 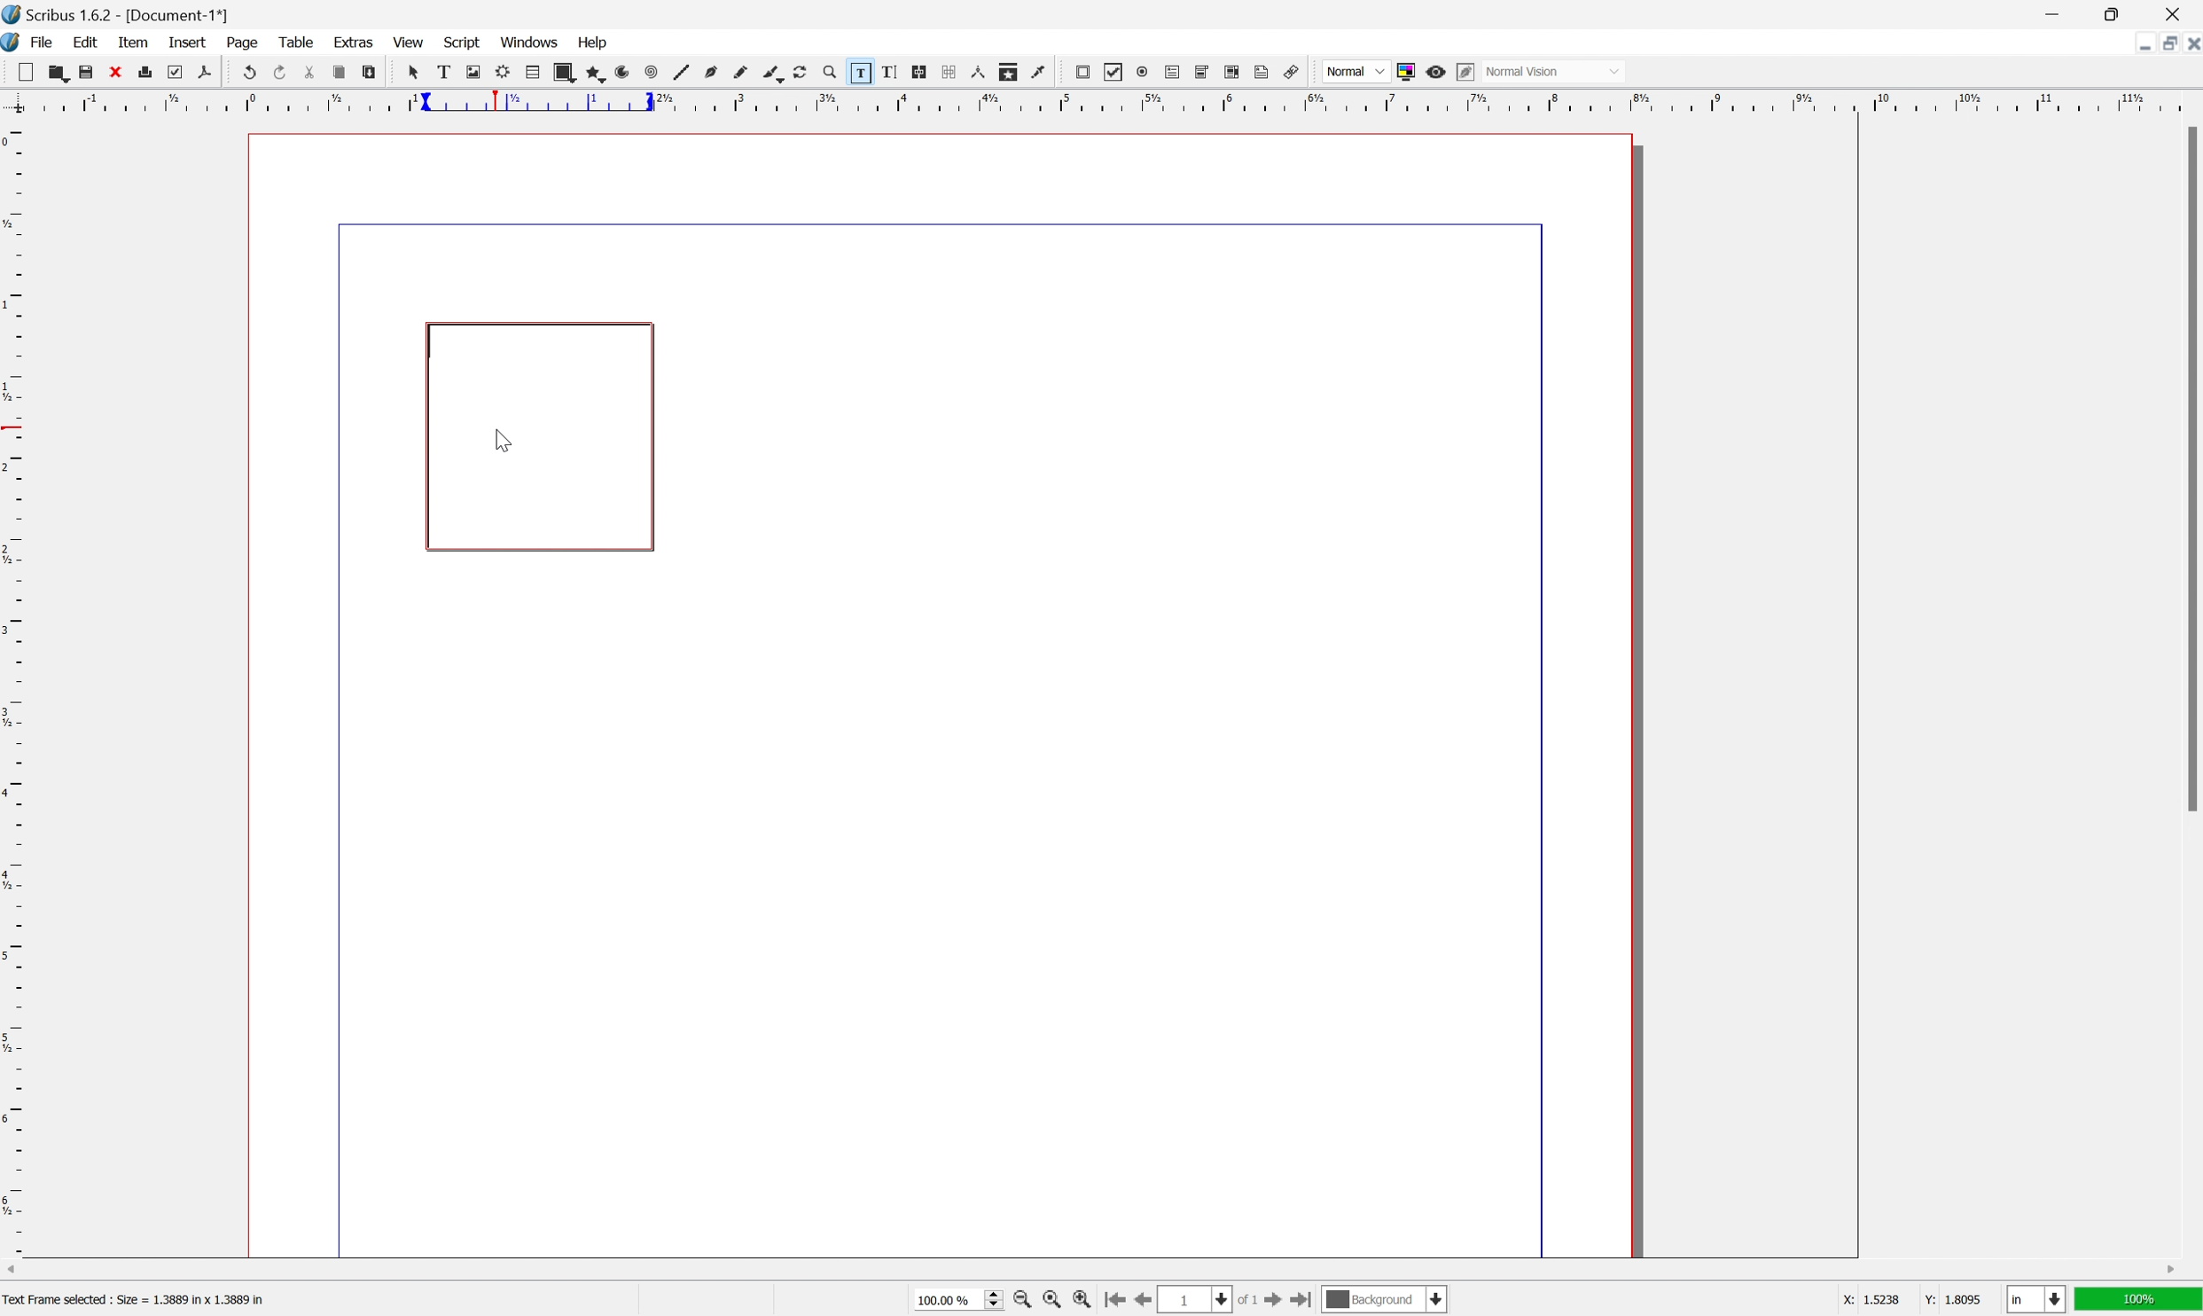 I want to click on text frame, so click(x=441, y=72).